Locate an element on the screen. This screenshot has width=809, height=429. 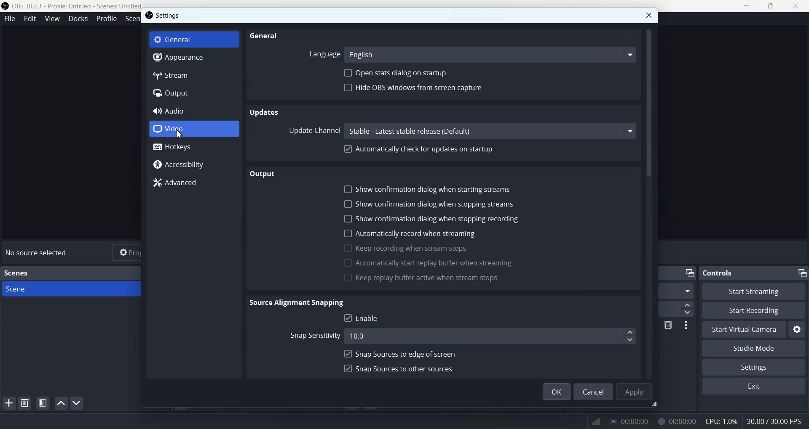
Settings is located at coordinates (798, 330).